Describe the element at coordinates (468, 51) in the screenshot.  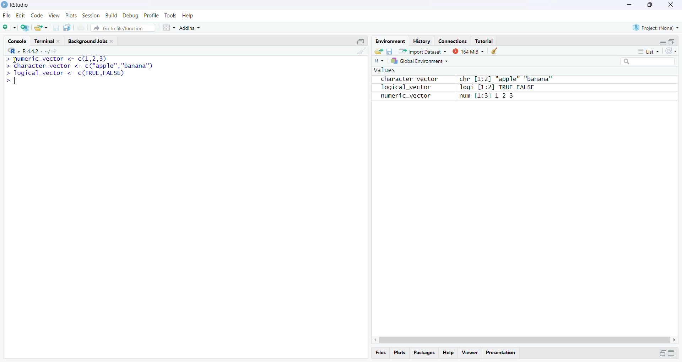
I see `163 MB` at that location.